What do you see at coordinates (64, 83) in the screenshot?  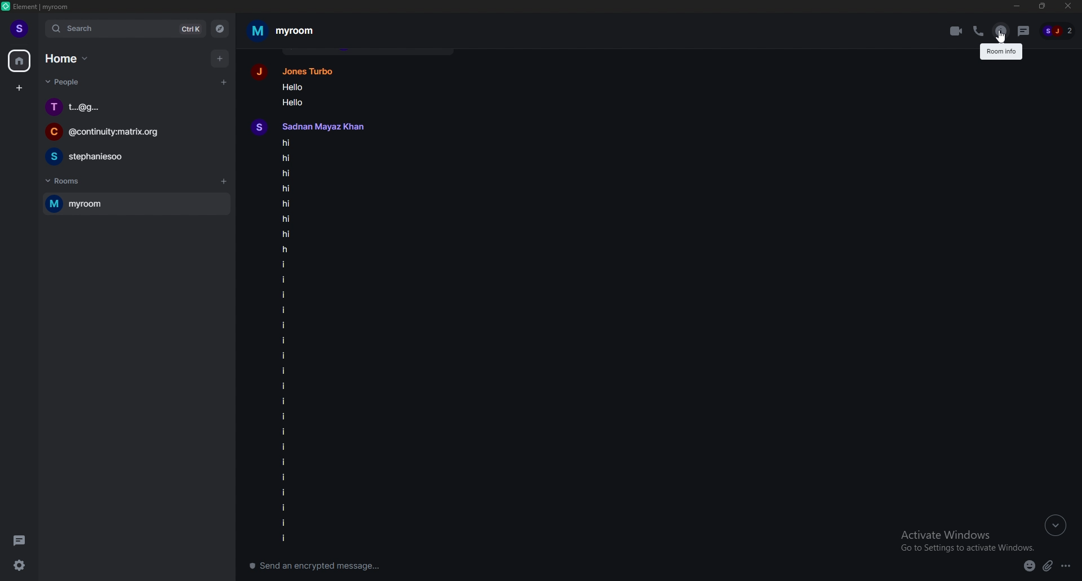 I see `people` at bounding box center [64, 83].